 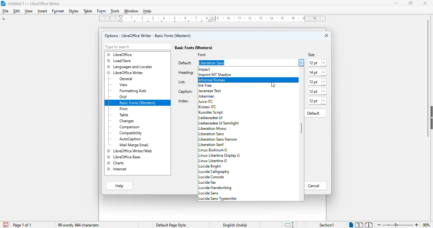 What do you see at coordinates (42, 12) in the screenshot?
I see `insert` at bounding box center [42, 12].